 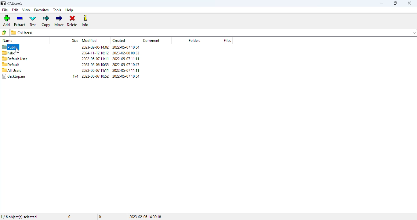 What do you see at coordinates (60, 21) in the screenshot?
I see `move` at bounding box center [60, 21].